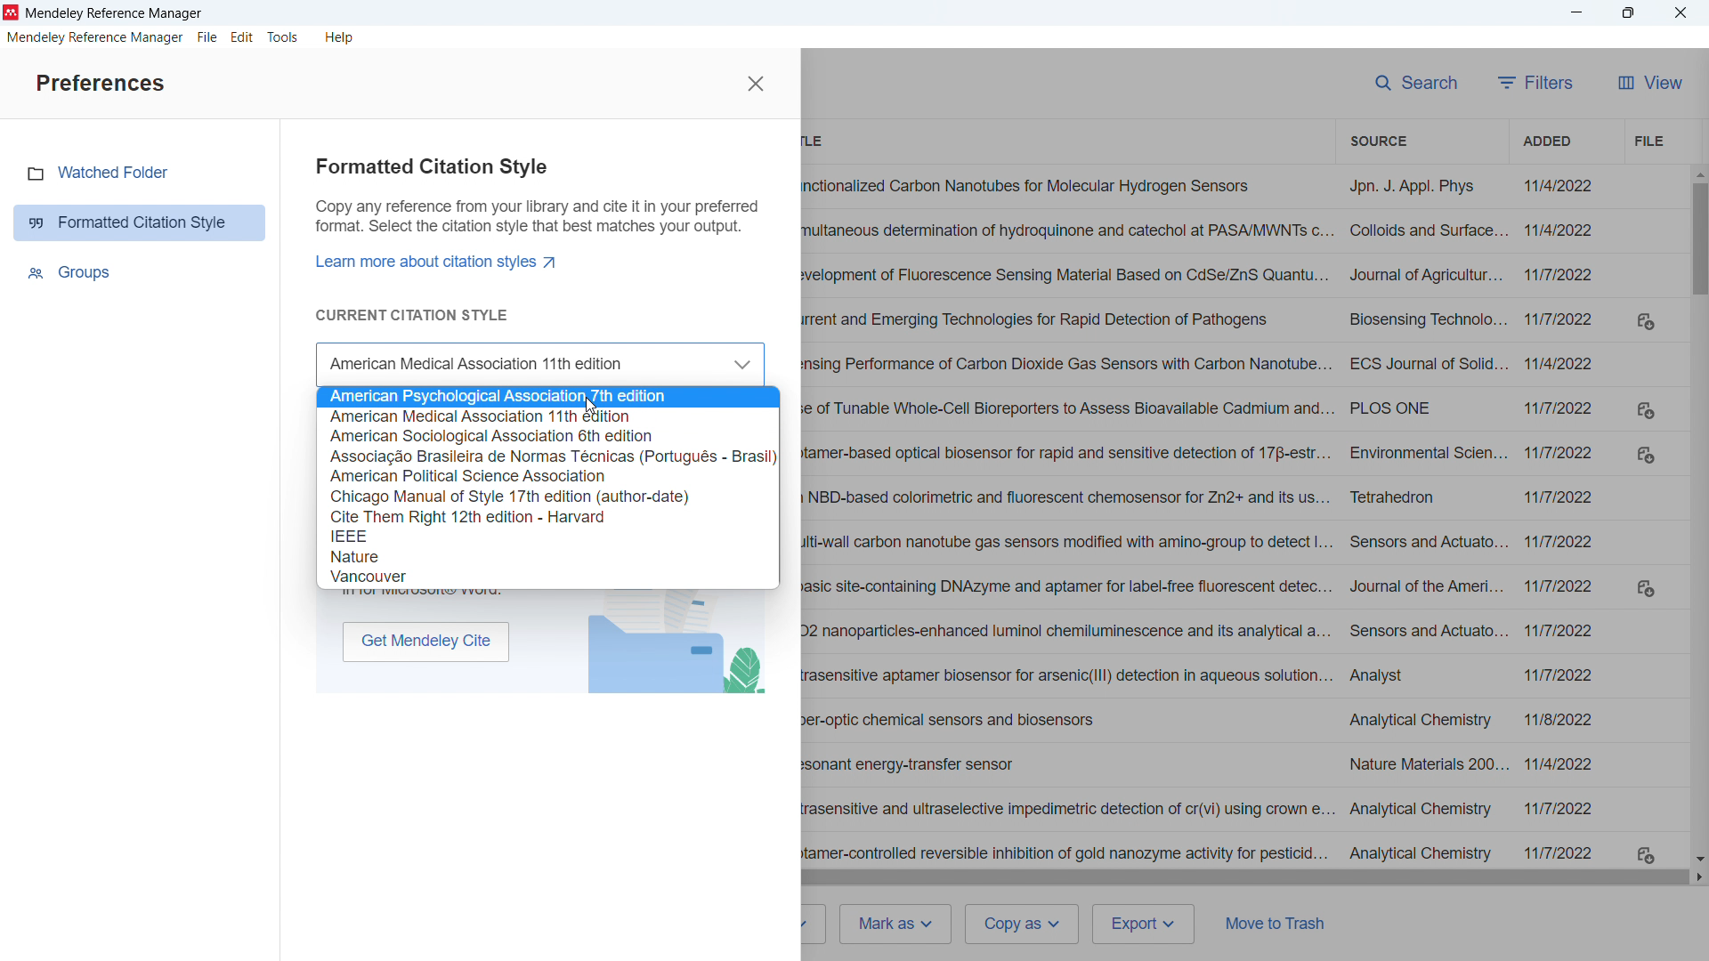 The height and width of the screenshot is (961, 1709). What do you see at coordinates (548, 416) in the screenshot?
I see `american Medical Association 11th edition` at bounding box center [548, 416].